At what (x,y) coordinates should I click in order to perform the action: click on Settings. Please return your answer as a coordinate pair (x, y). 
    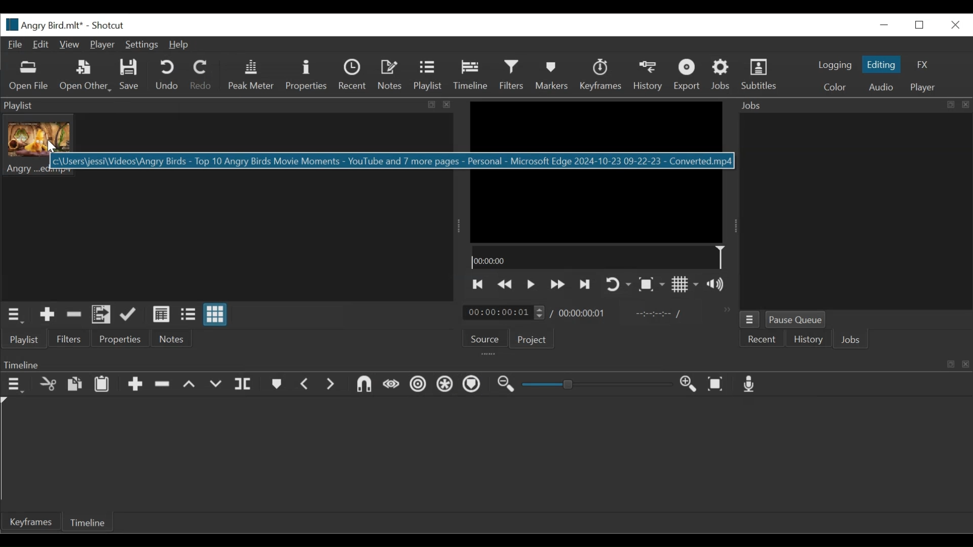
    Looking at the image, I should click on (142, 45).